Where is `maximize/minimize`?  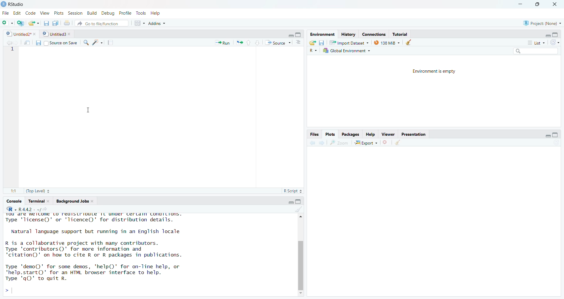 maximize/minimize is located at coordinates (549, 134).